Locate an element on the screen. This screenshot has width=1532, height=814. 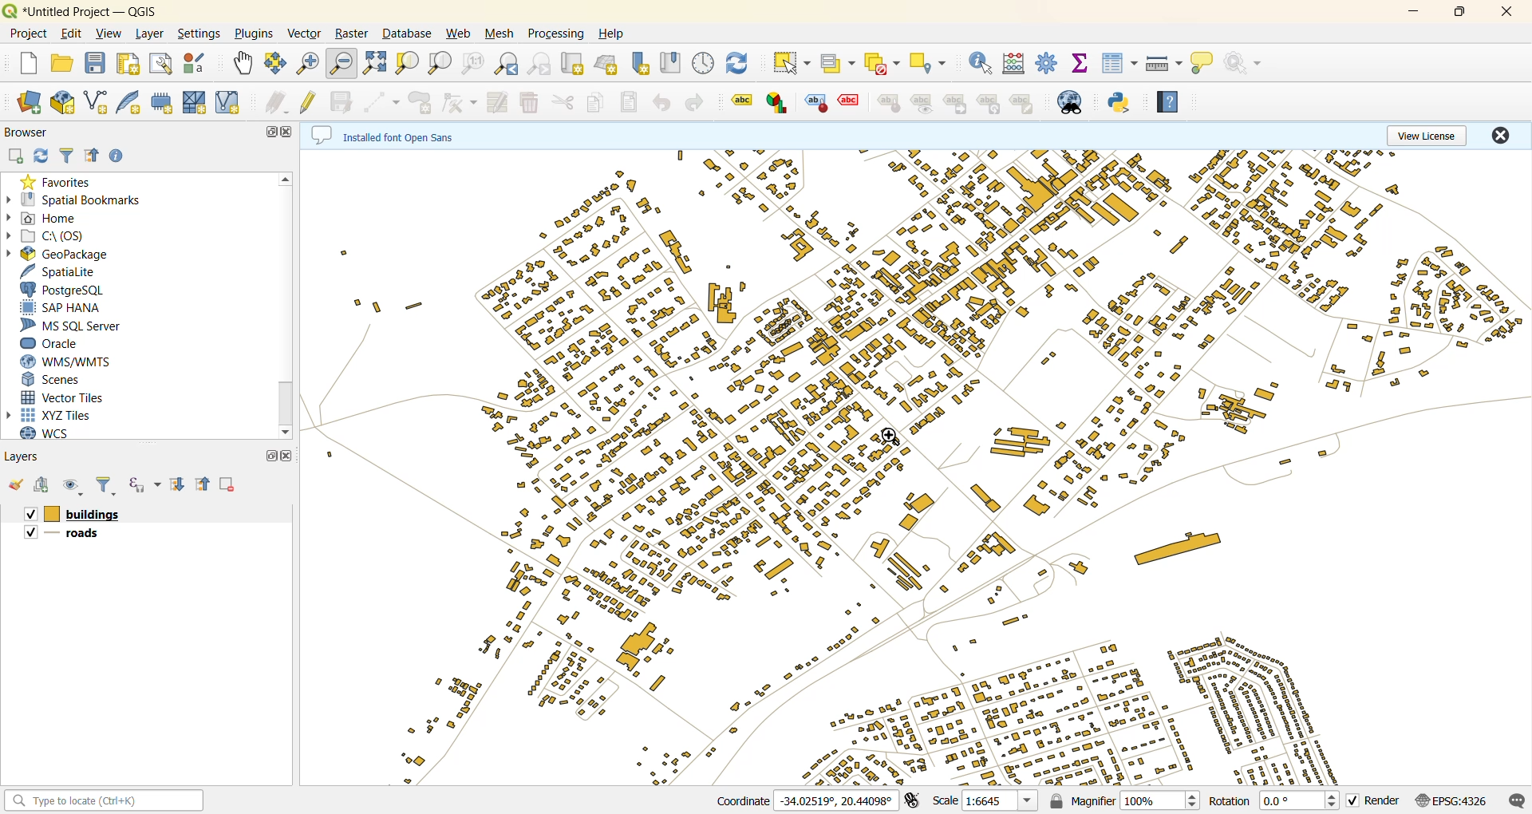
add is located at coordinates (17, 154).